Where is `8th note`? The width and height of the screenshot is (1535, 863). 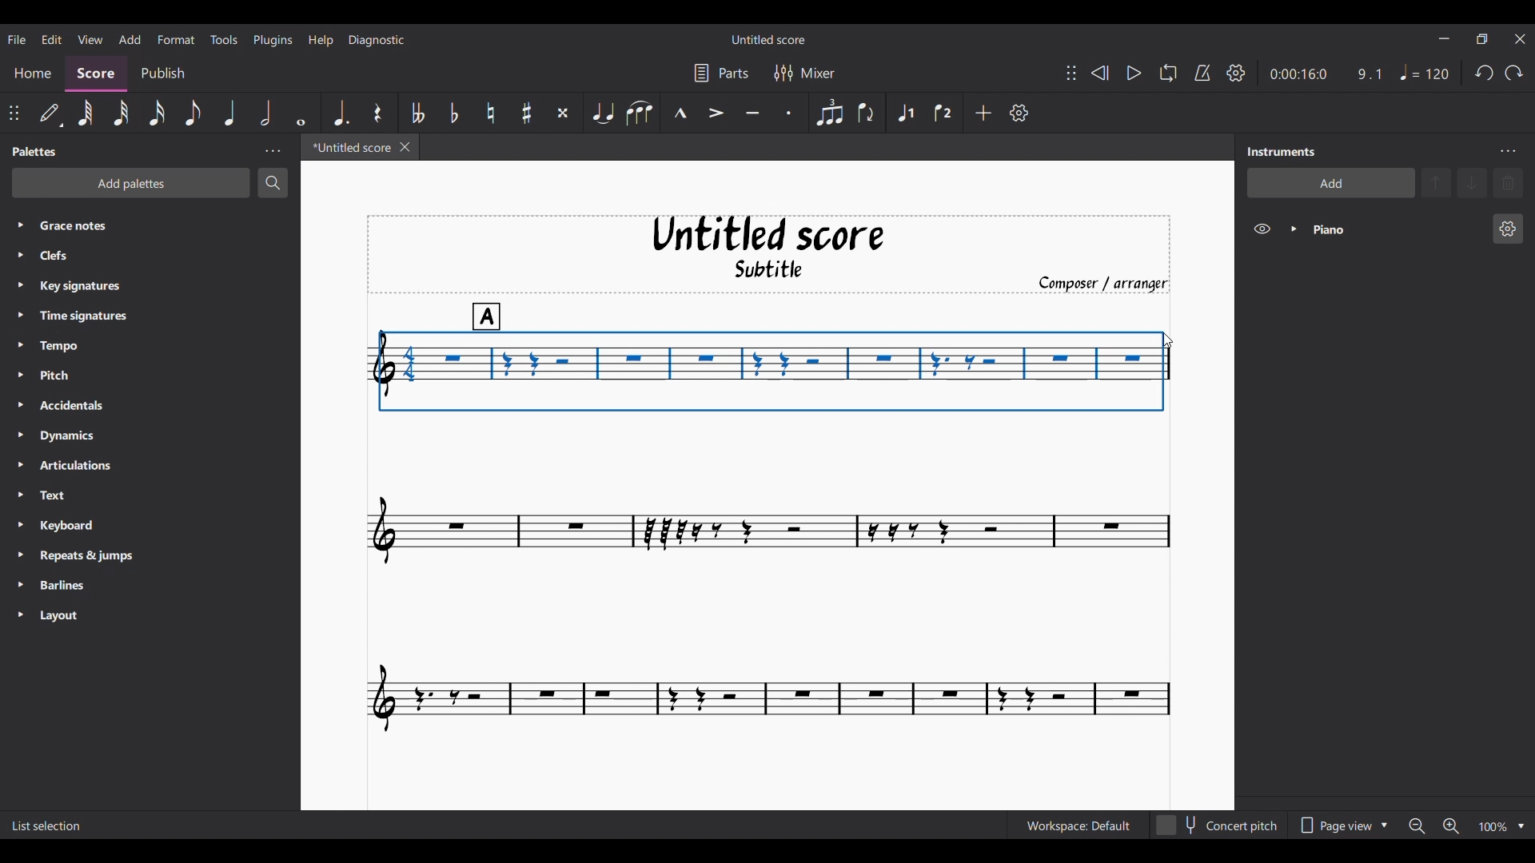
8th note is located at coordinates (193, 113).